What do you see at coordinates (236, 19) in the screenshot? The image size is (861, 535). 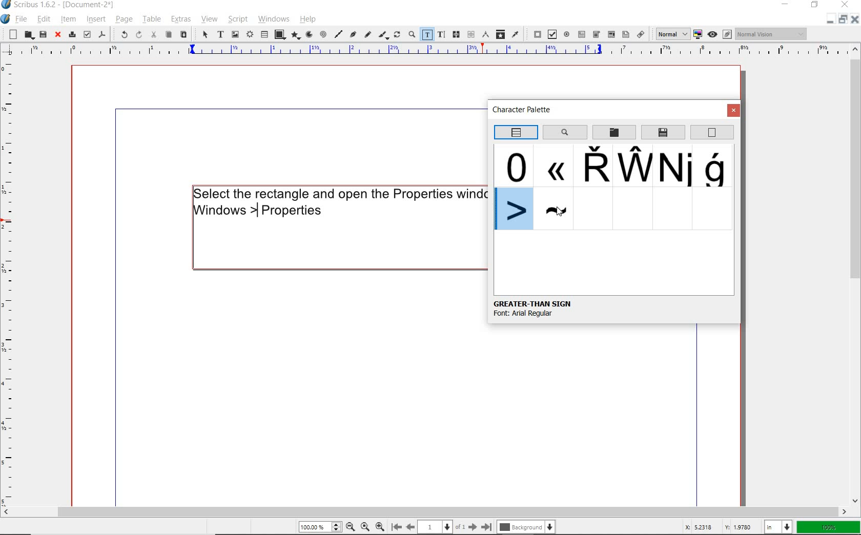 I see `script` at bounding box center [236, 19].